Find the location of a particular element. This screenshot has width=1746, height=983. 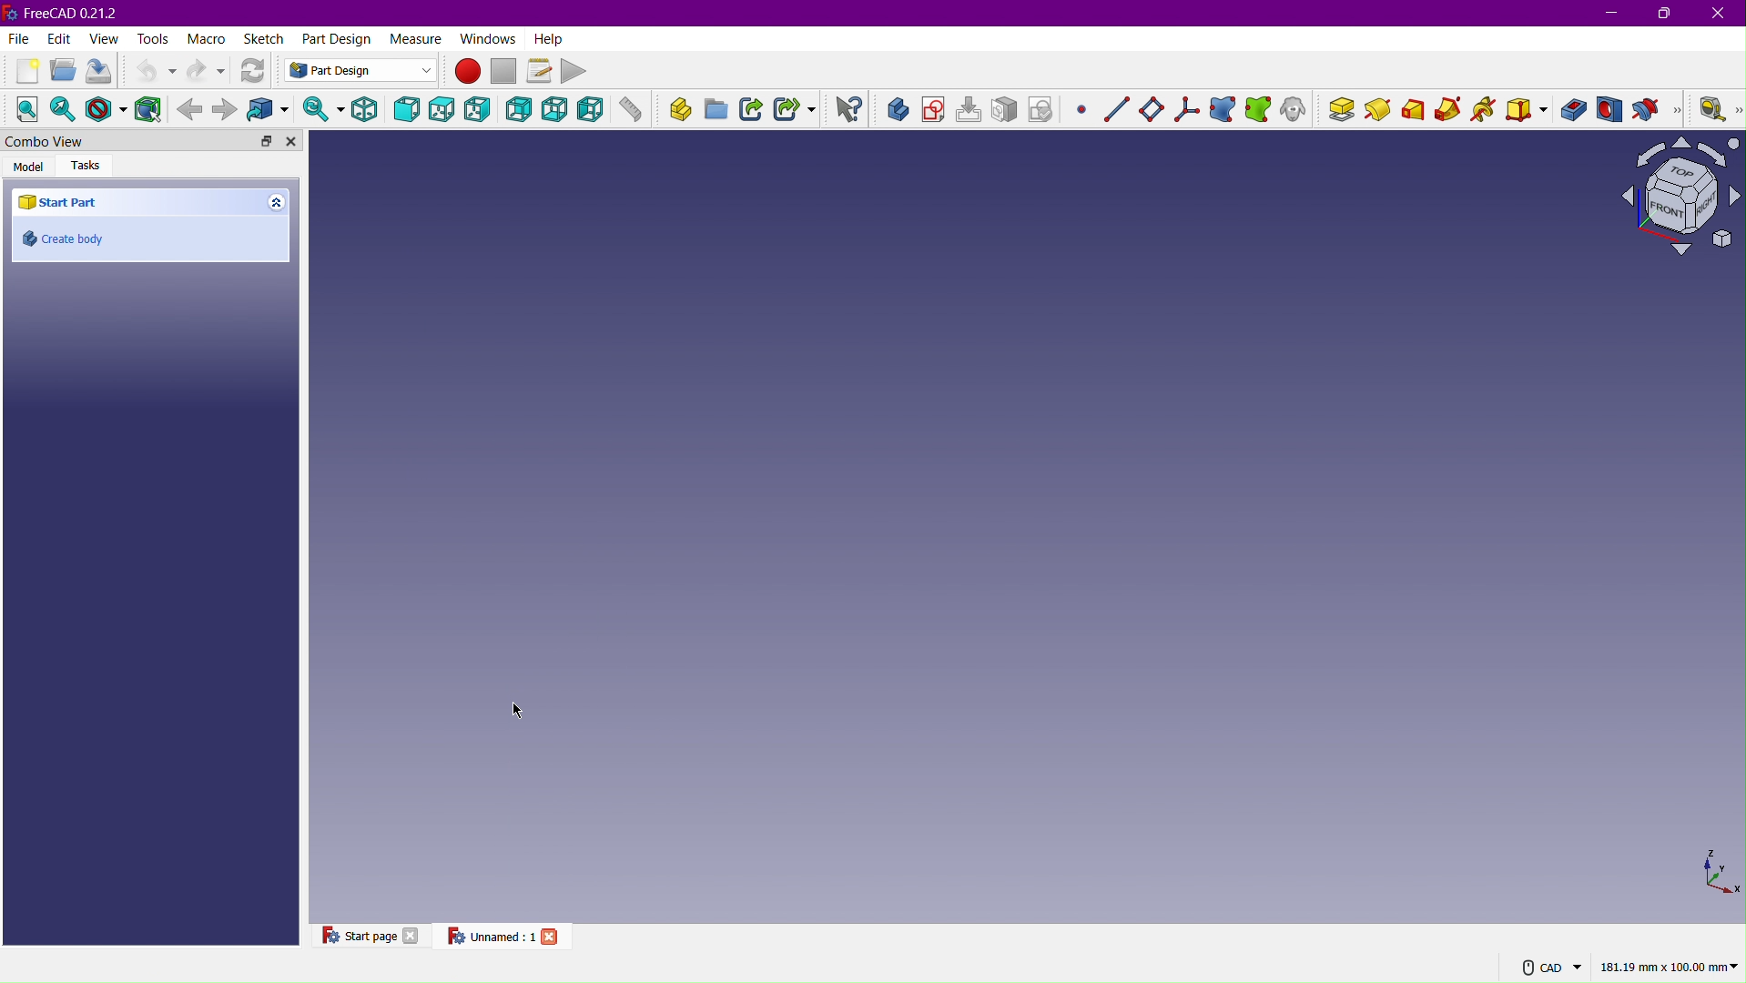

Create a shape binder is located at coordinates (1223, 107).